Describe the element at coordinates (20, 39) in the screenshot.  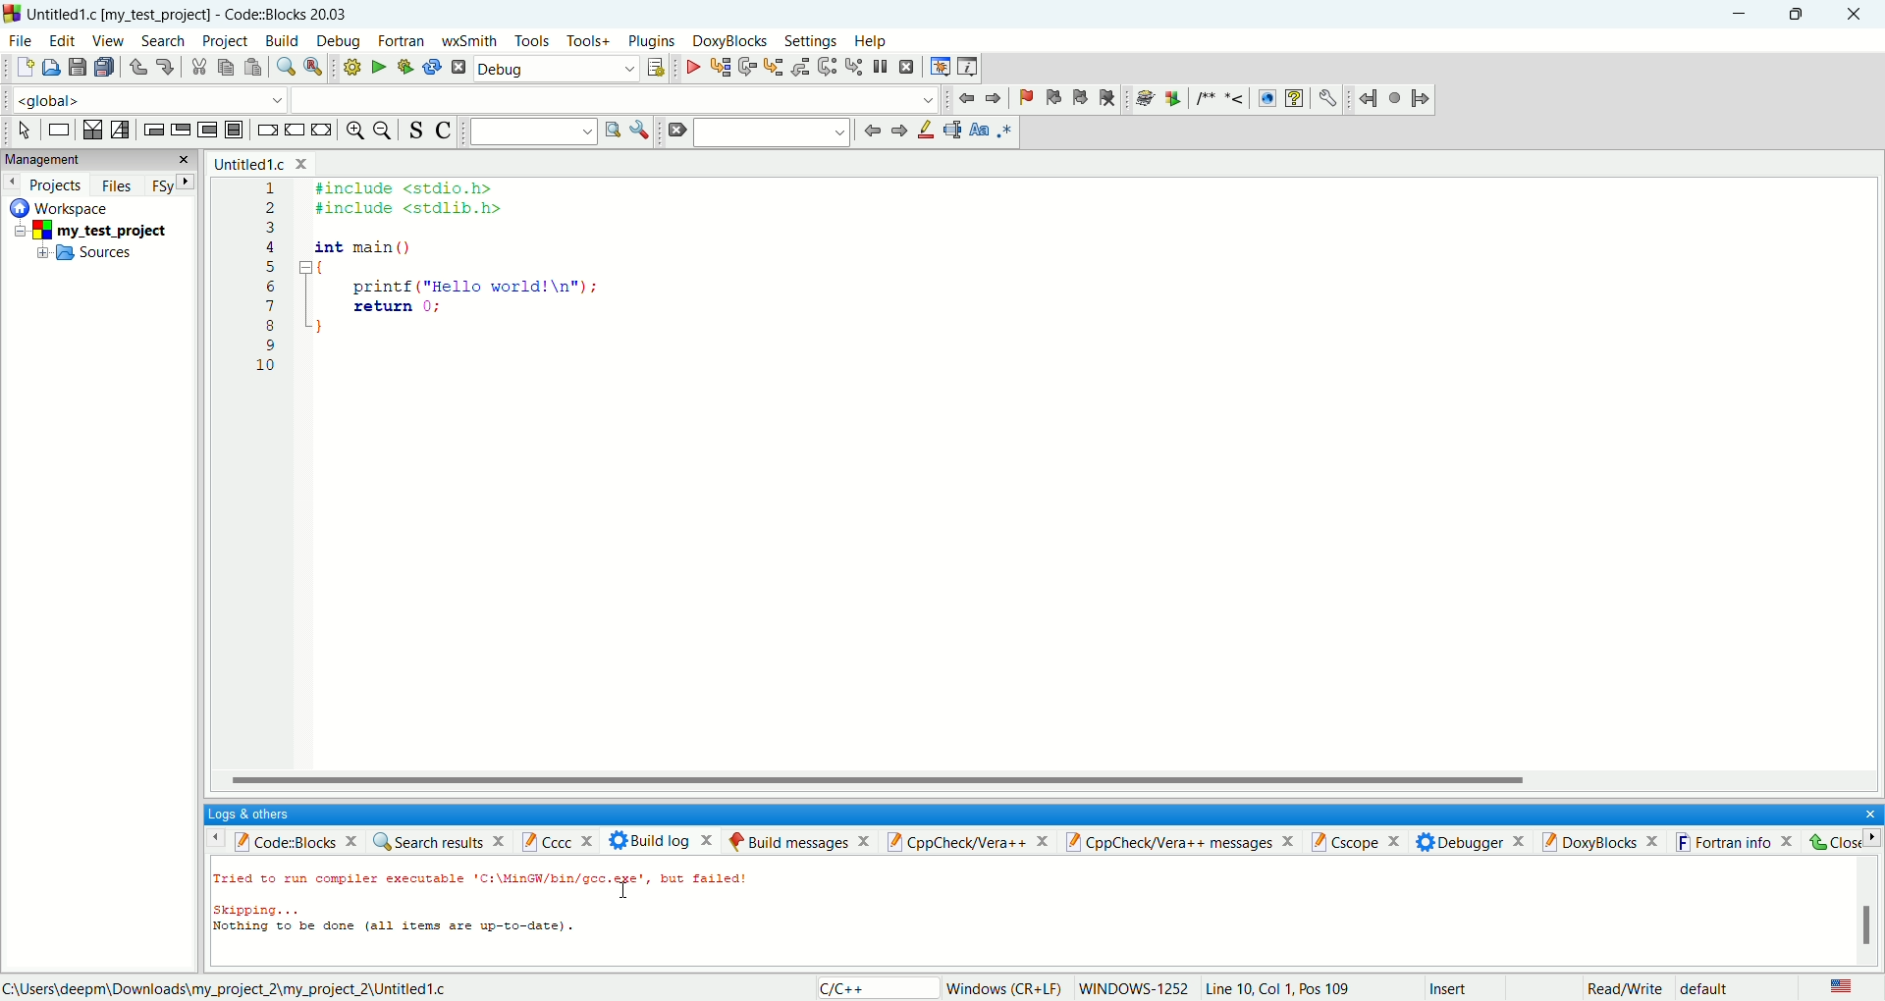
I see `file` at that location.